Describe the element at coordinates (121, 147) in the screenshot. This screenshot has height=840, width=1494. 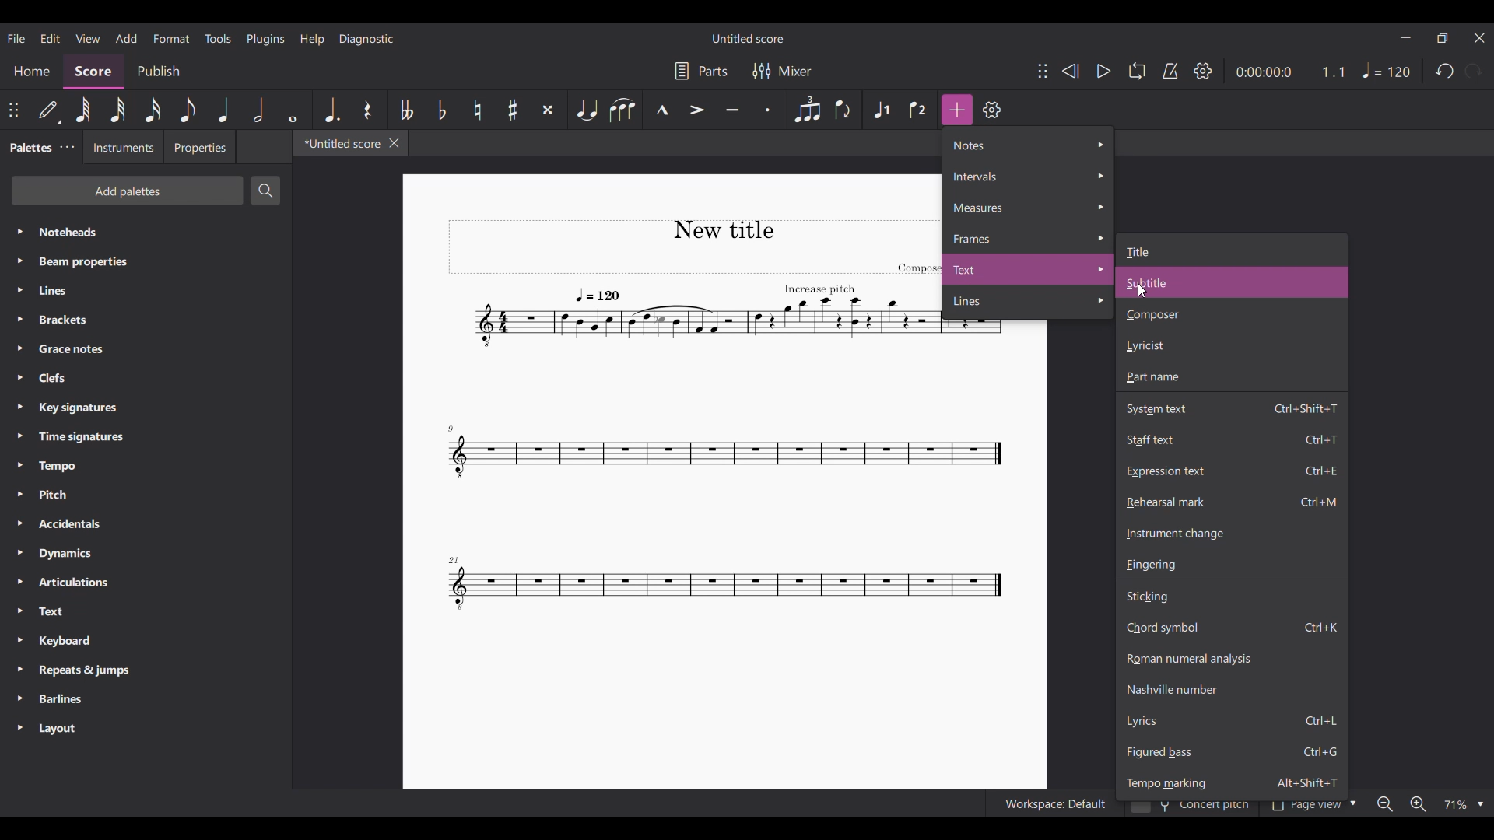
I see `Instruments` at that location.